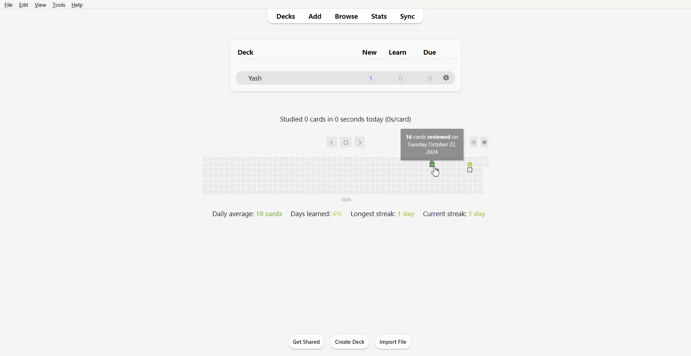  What do you see at coordinates (264, 77) in the screenshot?
I see `yashs` at bounding box center [264, 77].